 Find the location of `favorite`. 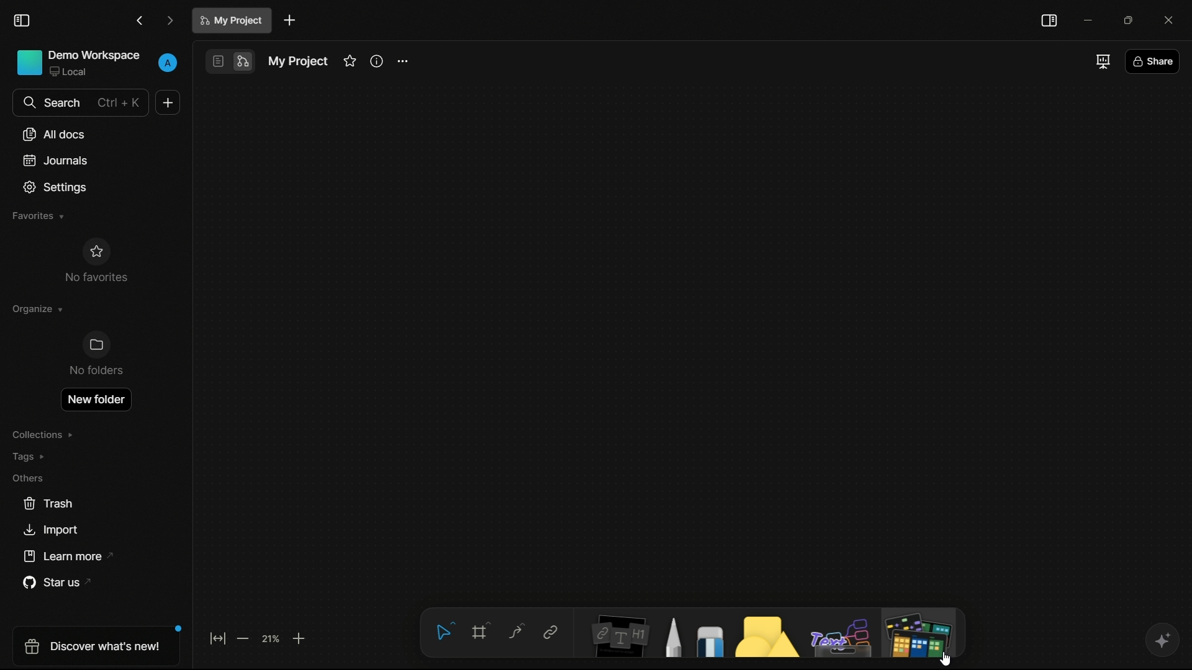

favorite is located at coordinates (349, 61).